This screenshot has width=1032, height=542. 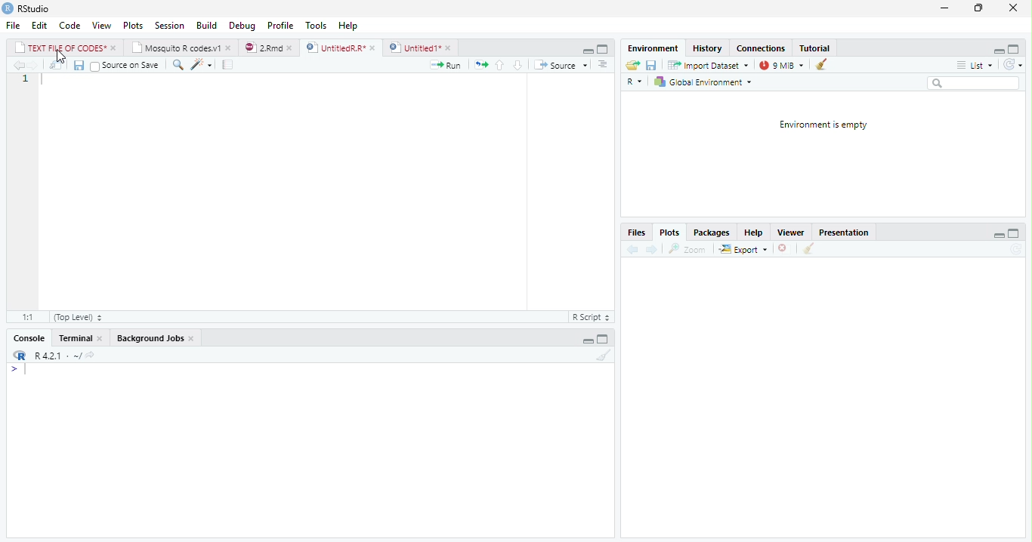 What do you see at coordinates (816, 48) in the screenshot?
I see `Tutorial` at bounding box center [816, 48].